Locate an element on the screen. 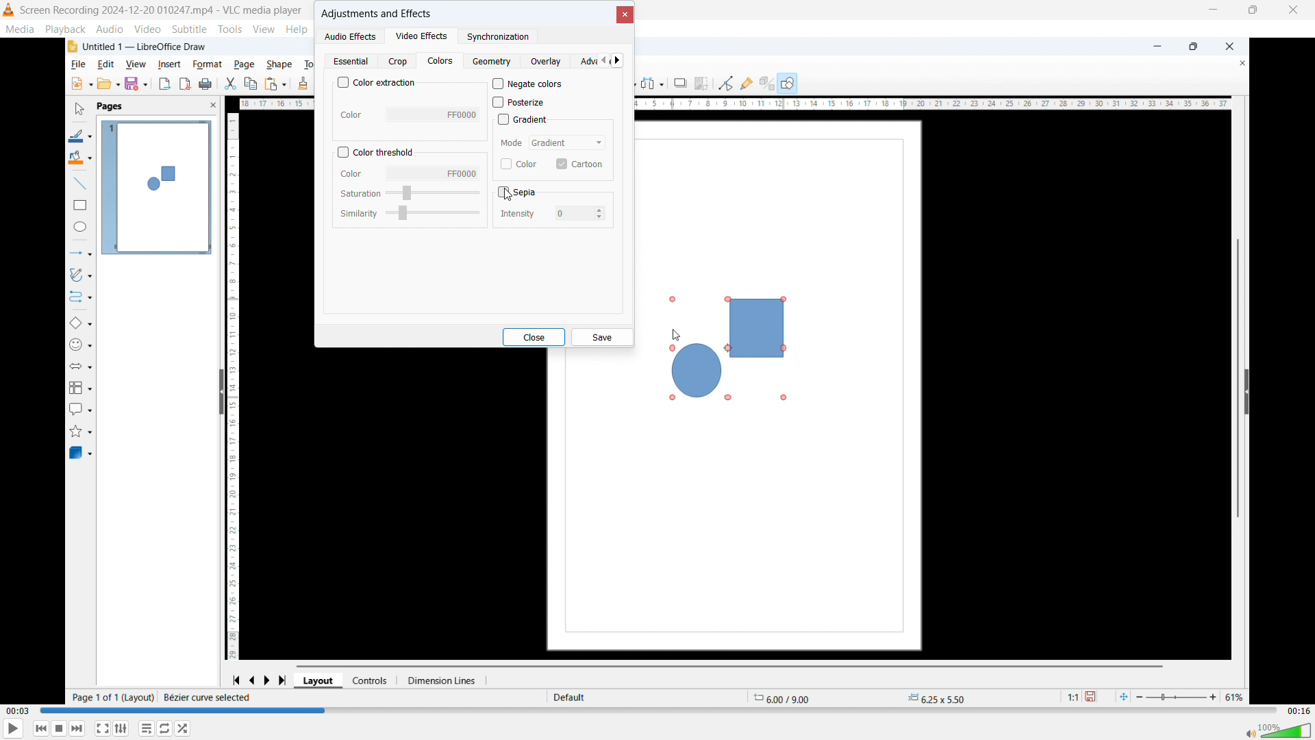 This screenshot has height=740, width=1315. help is located at coordinates (297, 29).